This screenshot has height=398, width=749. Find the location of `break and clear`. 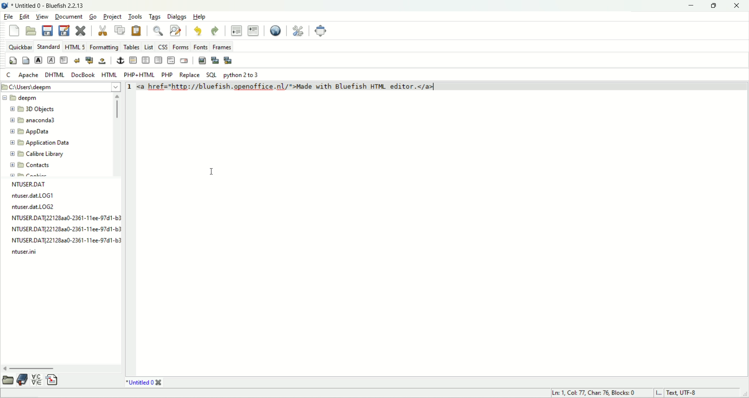

break and clear is located at coordinates (89, 60).